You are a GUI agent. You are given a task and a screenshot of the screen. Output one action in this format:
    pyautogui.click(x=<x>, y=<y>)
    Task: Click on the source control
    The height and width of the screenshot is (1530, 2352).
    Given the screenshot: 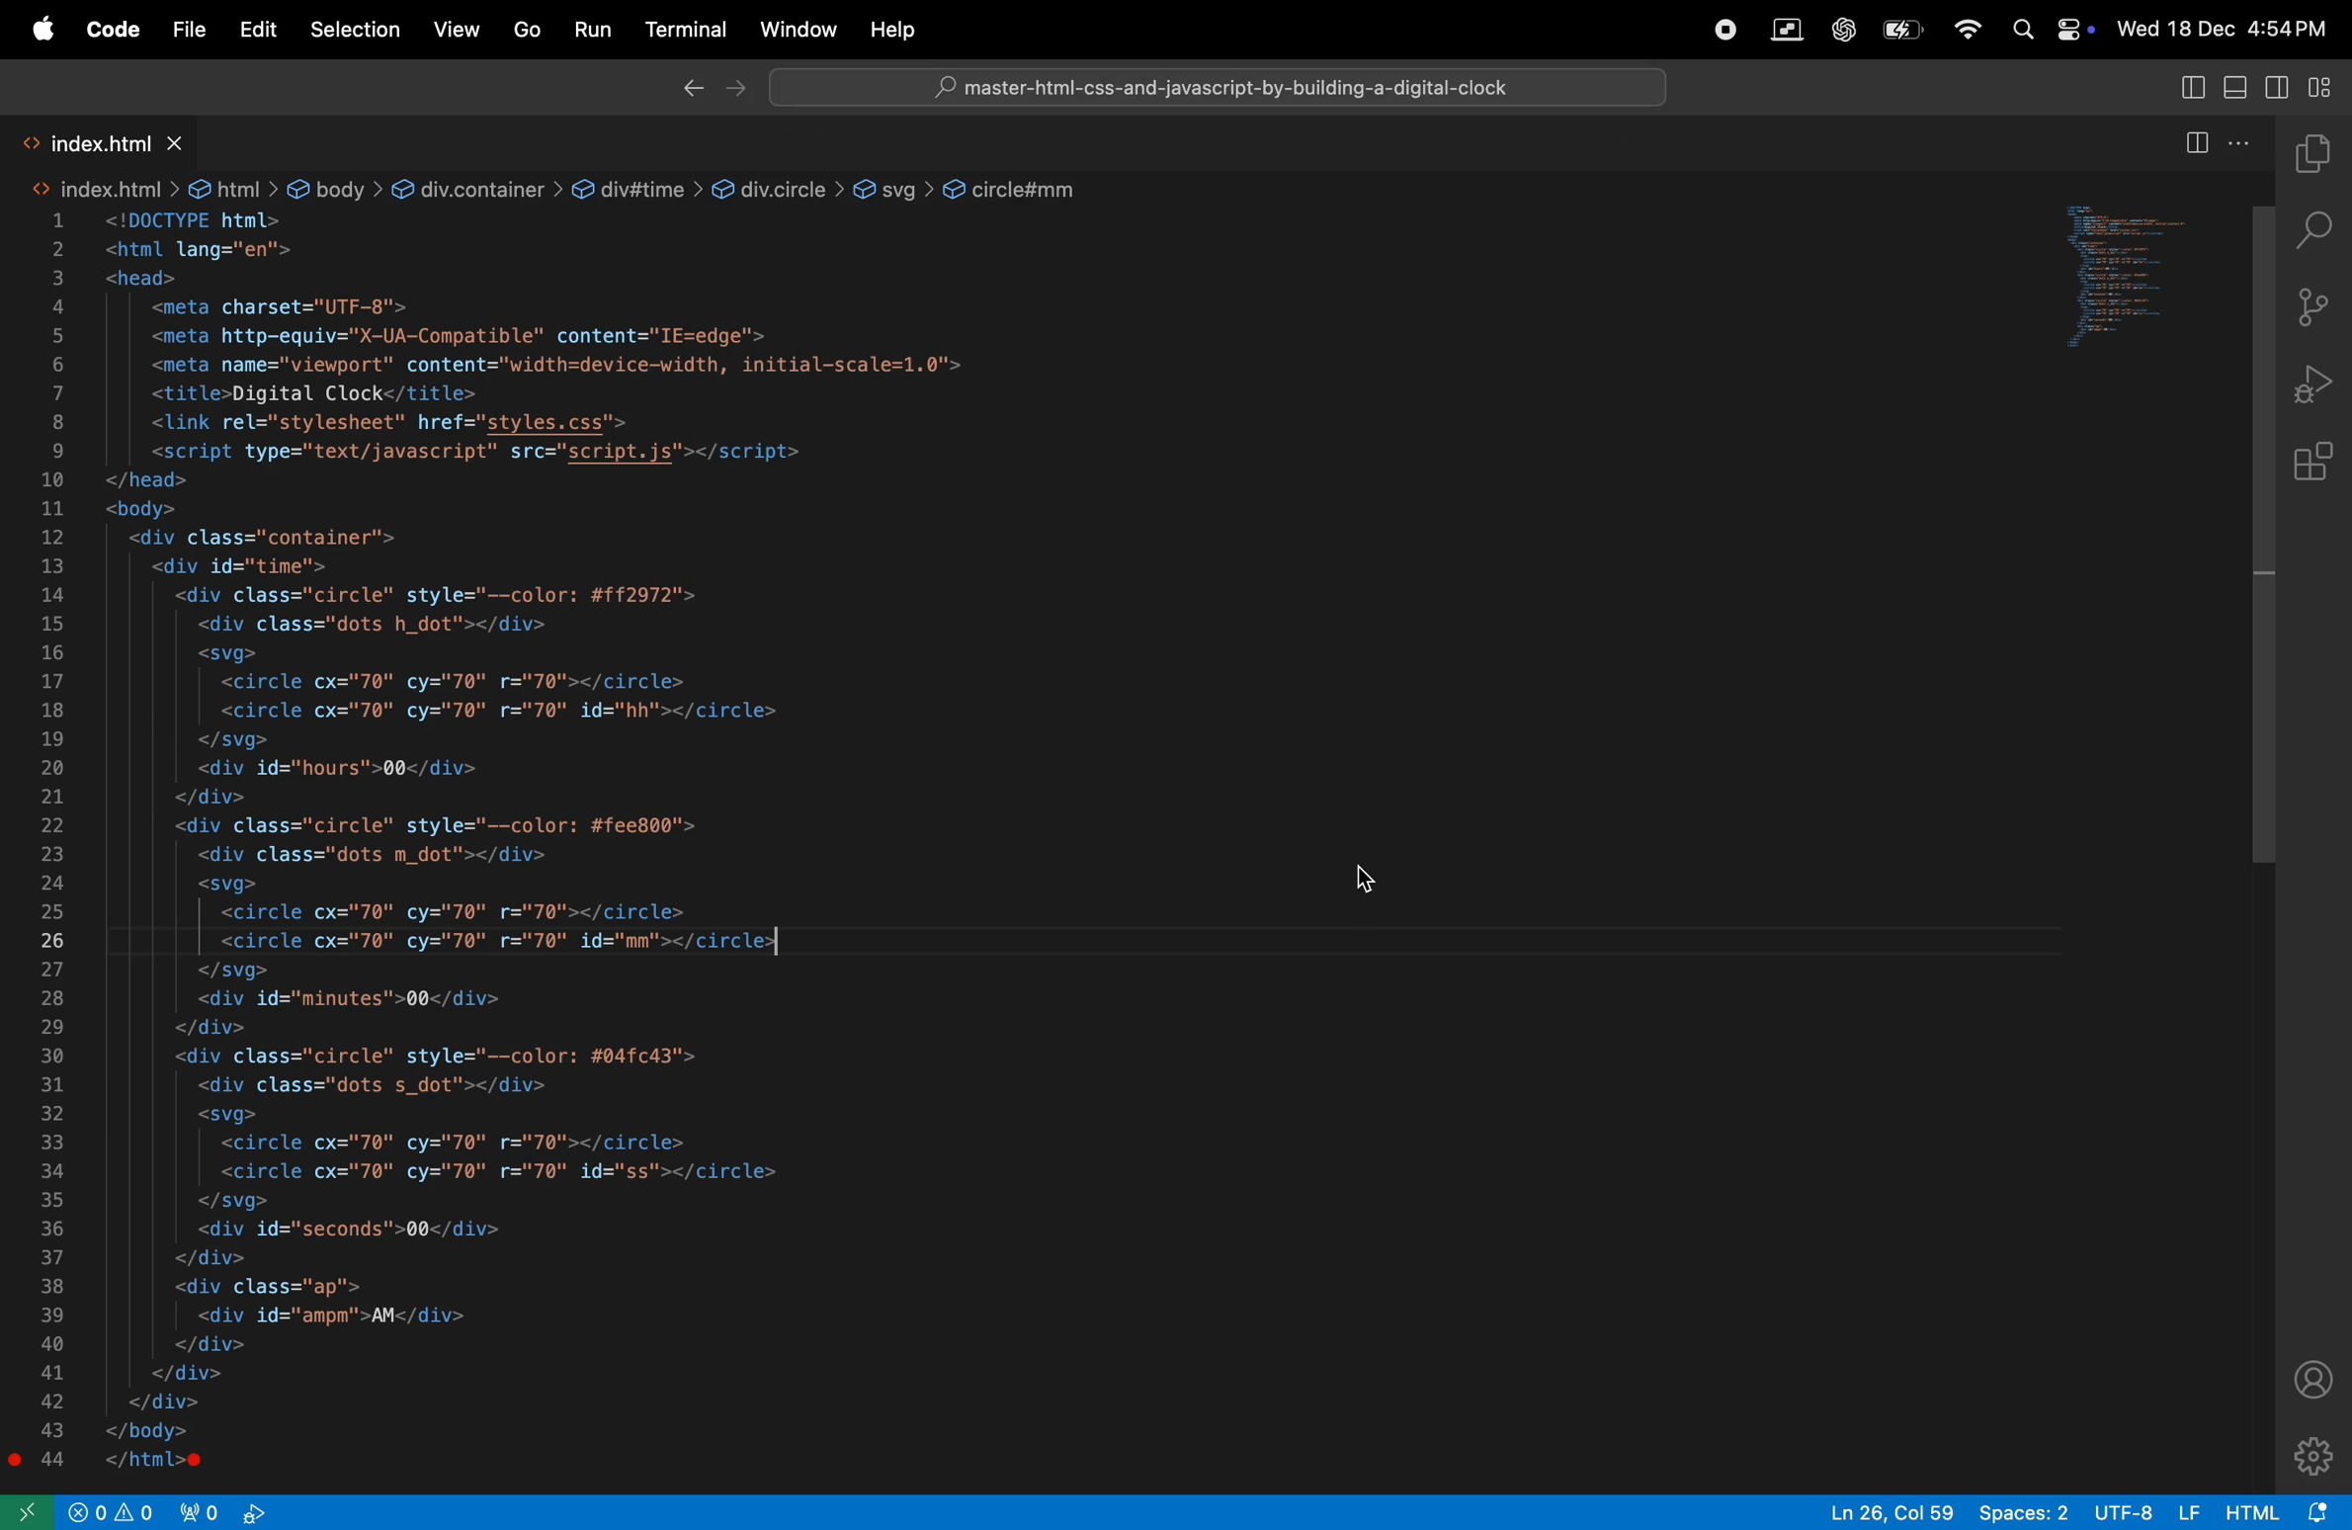 What is the action you would take?
    pyautogui.click(x=2319, y=310)
    